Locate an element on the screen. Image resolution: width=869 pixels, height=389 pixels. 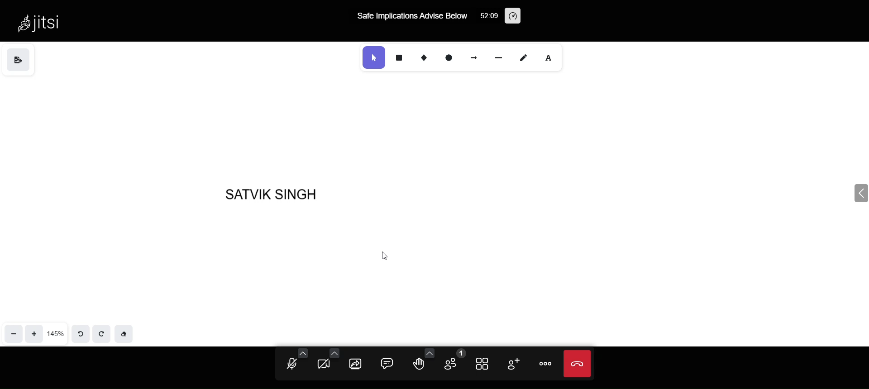
zoom in is located at coordinates (35, 332).